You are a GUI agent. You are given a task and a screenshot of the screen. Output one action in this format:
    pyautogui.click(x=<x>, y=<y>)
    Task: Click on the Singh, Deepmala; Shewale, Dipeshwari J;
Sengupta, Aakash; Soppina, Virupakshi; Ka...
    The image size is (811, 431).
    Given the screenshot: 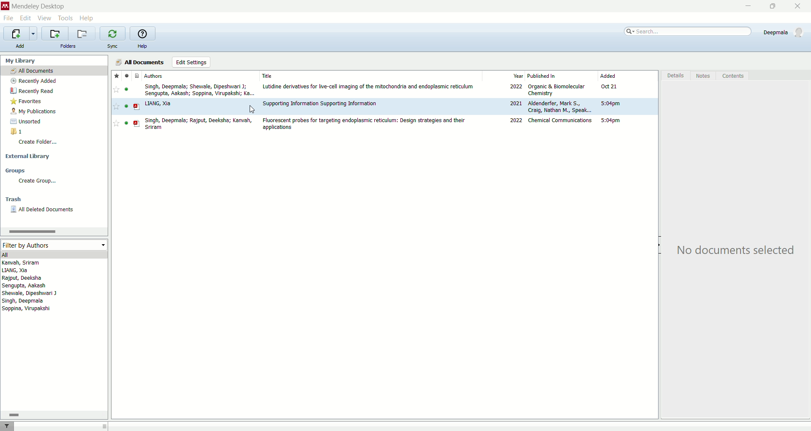 What is the action you would take?
    pyautogui.click(x=200, y=90)
    